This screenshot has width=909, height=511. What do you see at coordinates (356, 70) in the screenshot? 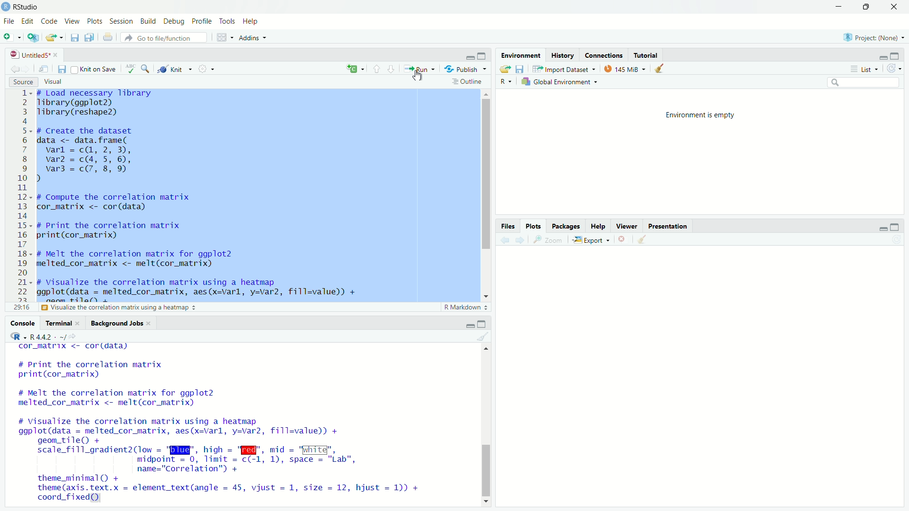
I see `language select` at bounding box center [356, 70].